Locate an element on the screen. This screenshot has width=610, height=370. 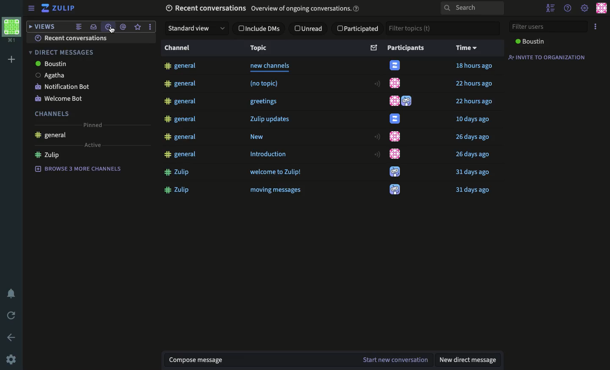
notification is located at coordinates (11, 293).